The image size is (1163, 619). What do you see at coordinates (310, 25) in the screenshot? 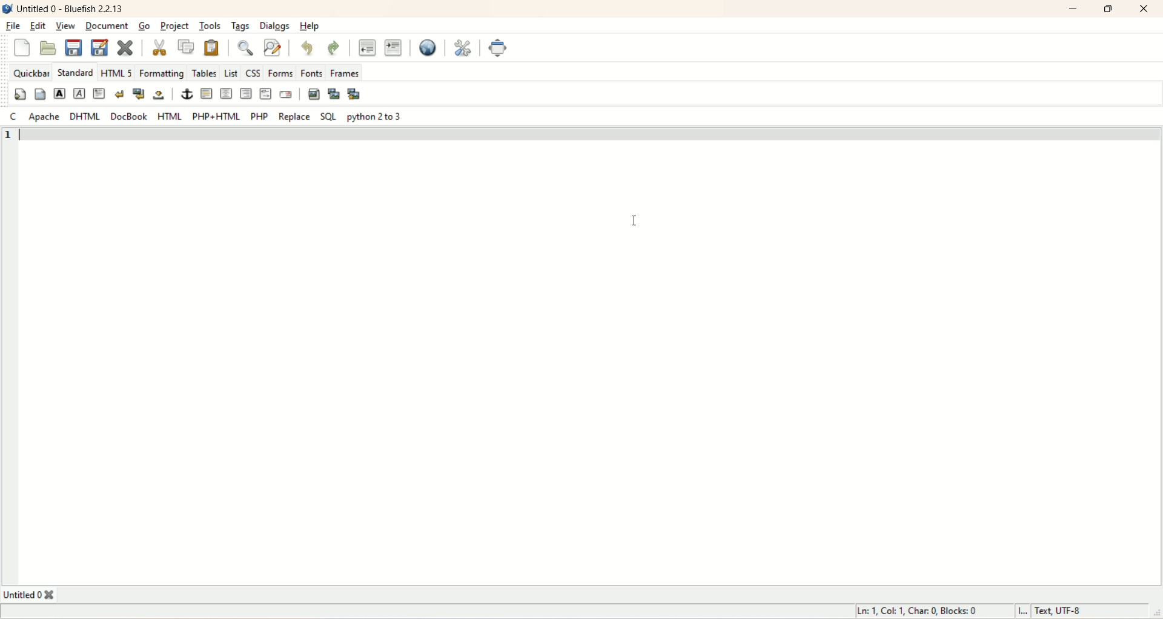
I see `help` at bounding box center [310, 25].